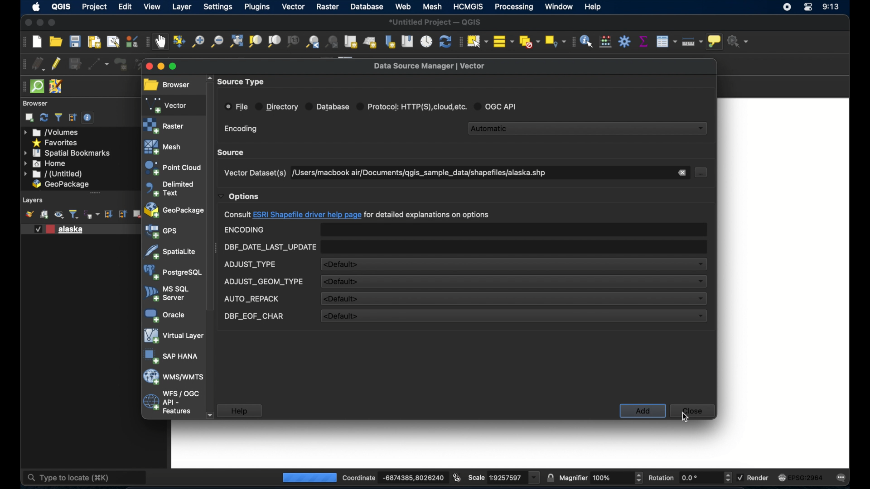 The image size is (870, 489). What do you see at coordinates (171, 403) in the screenshot?
I see `wfs/ogc api - features` at bounding box center [171, 403].